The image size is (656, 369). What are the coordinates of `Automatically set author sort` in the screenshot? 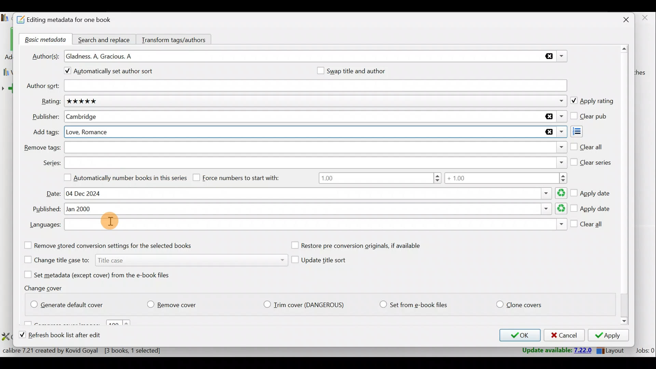 It's located at (114, 72).